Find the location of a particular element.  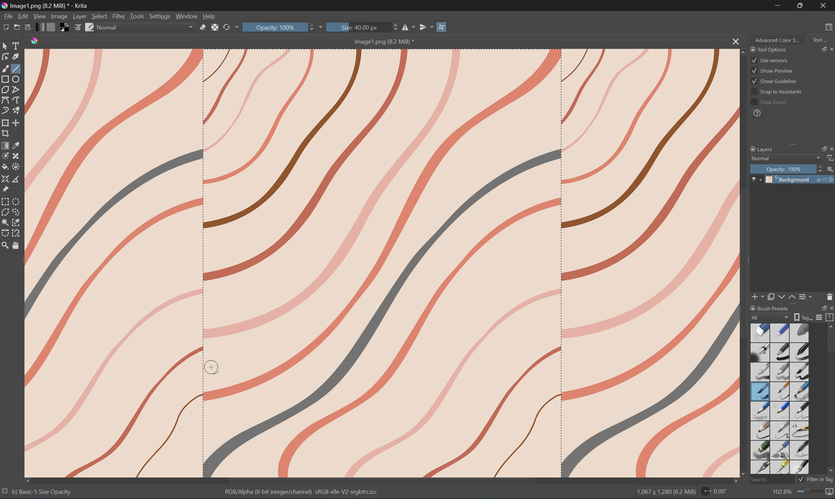

Fill patterns is located at coordinates (53, 28).